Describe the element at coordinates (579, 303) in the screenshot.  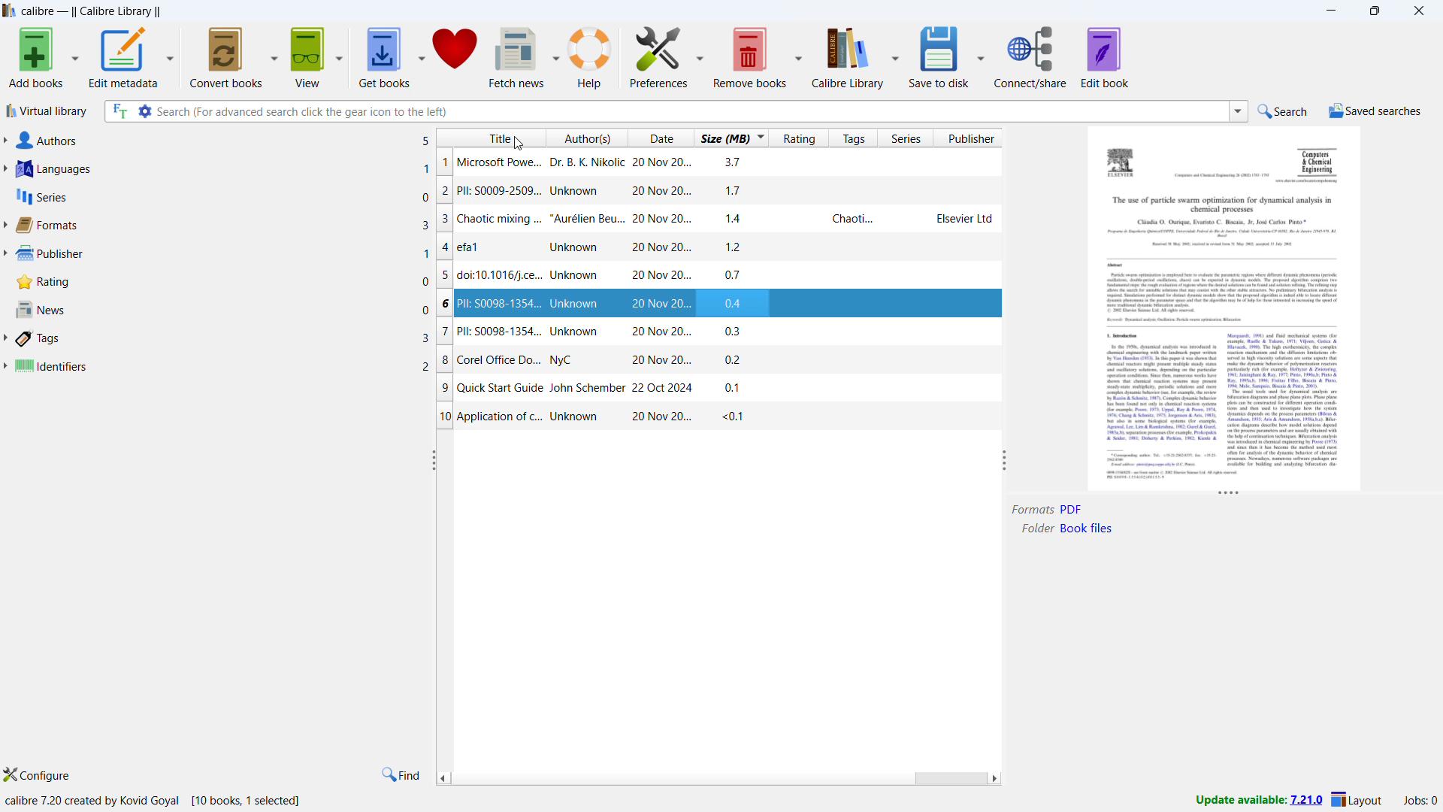
I see `PII: S0098-1354... Unknown 20 Nov 20...` at that location.